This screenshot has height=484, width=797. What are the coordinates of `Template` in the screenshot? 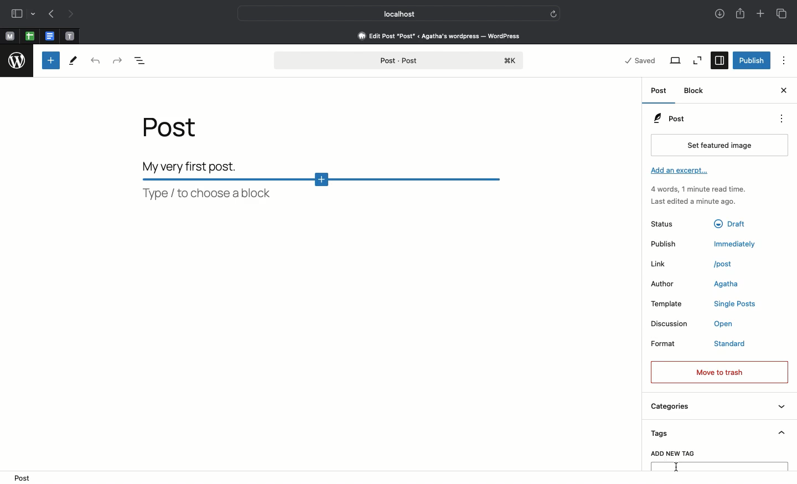 It's located at (667, 303).